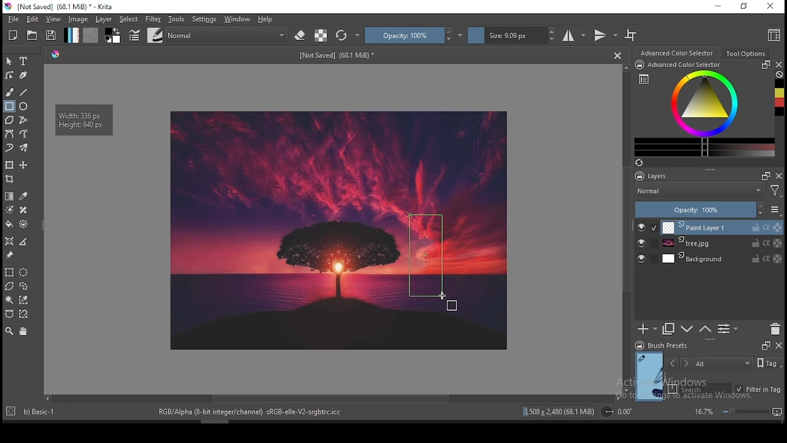 The height and width of the screenshot is (443, 787). I want to click on file, so click(12, 20).